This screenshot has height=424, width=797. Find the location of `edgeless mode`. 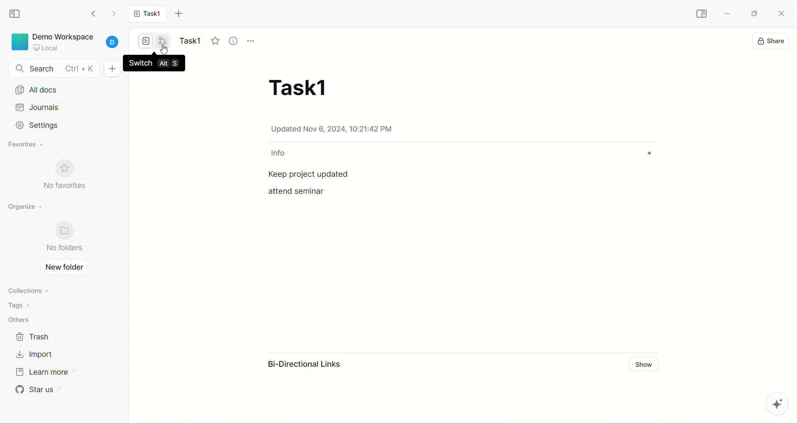

edgeless mode is located at coordinates (161, 41).